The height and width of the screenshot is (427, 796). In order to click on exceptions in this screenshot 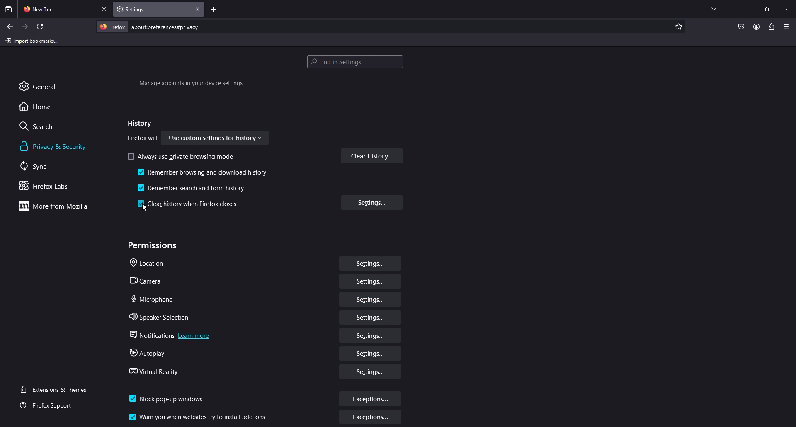, I will do `click(371, 399)`.